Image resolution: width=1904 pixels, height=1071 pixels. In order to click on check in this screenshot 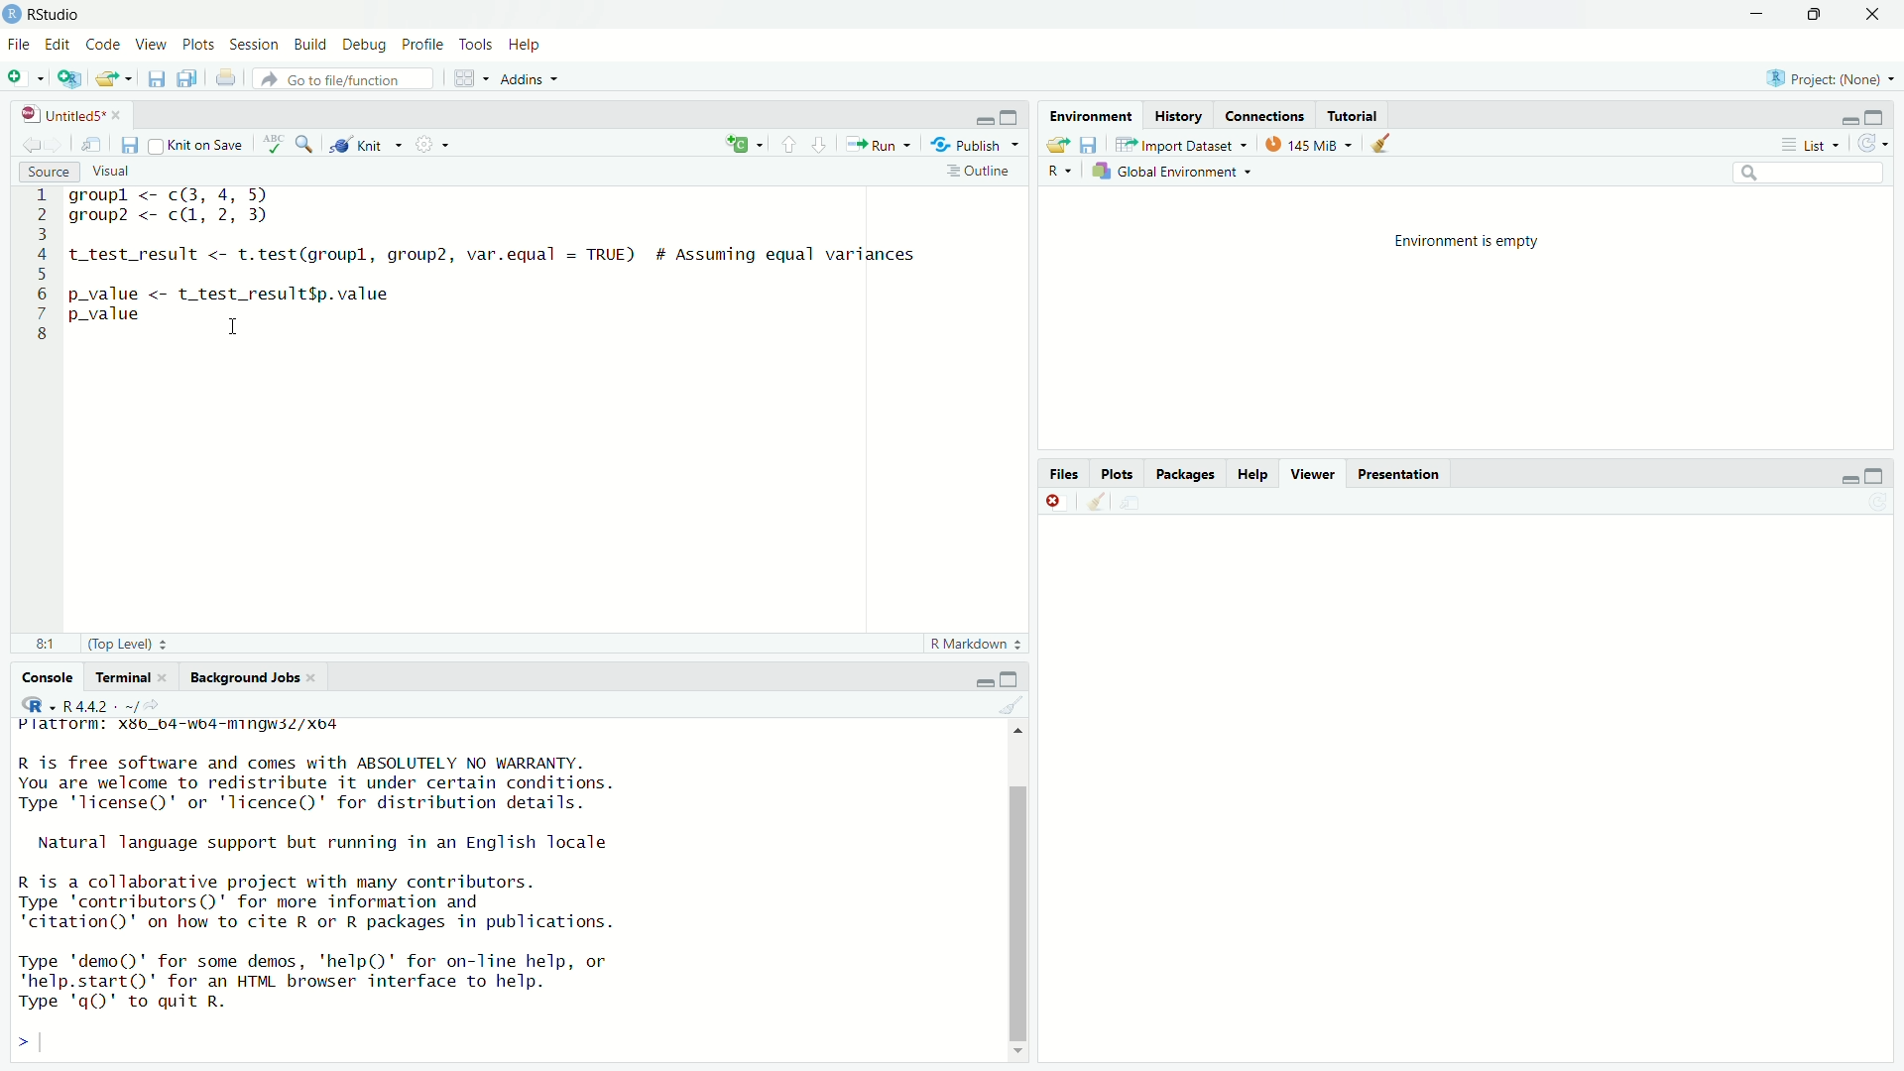, I will do `click(276, 142)`.